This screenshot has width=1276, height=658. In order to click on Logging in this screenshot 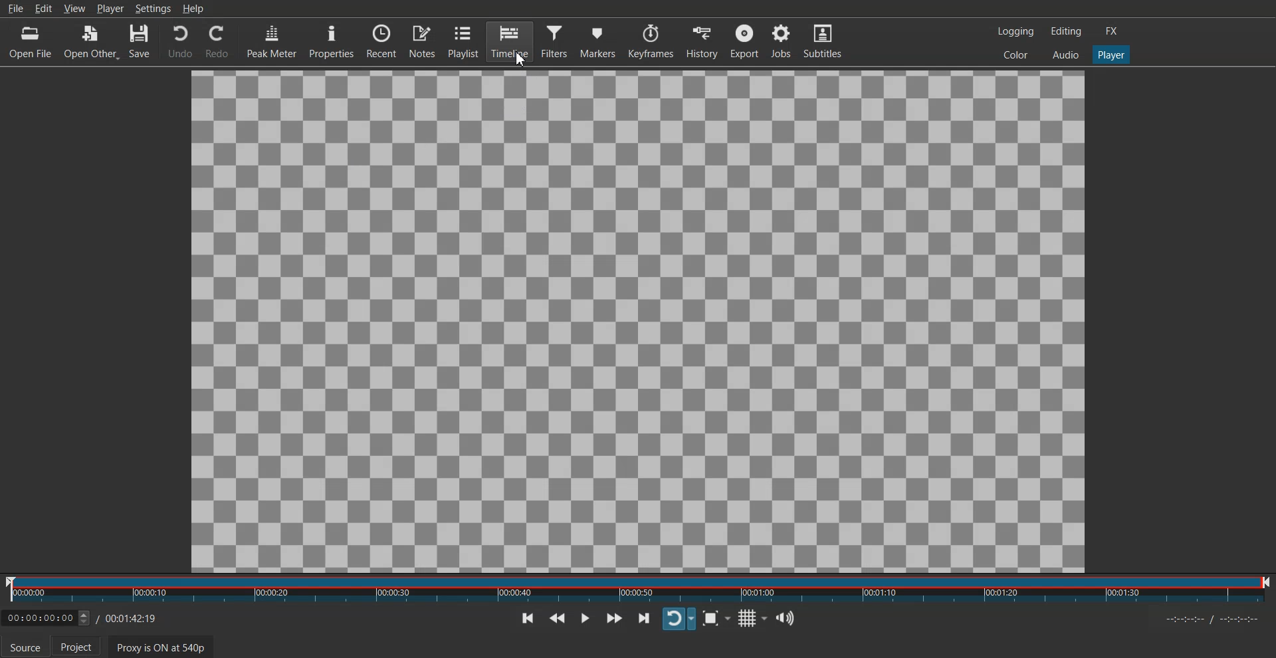, I will do `click(1016, 31)`.